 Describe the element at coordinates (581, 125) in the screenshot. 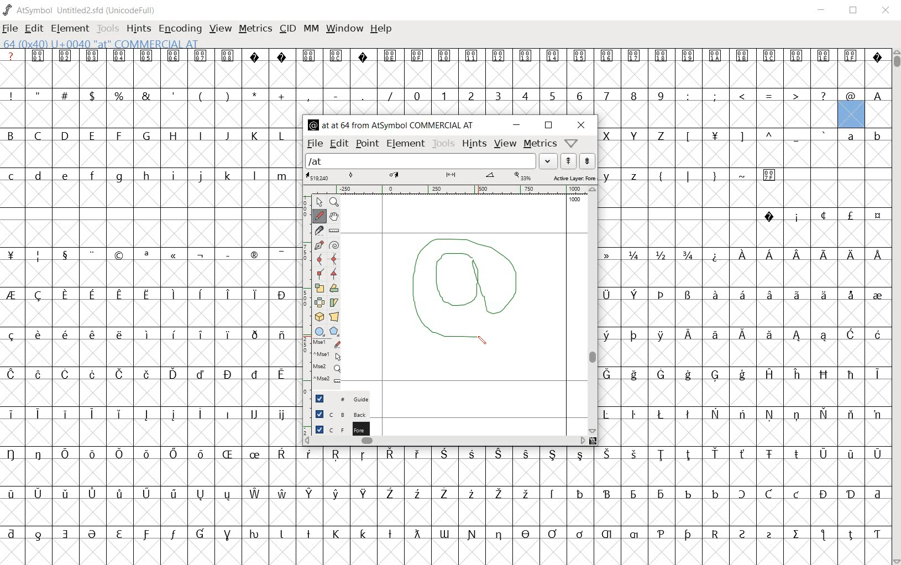

I see `close` at that location.